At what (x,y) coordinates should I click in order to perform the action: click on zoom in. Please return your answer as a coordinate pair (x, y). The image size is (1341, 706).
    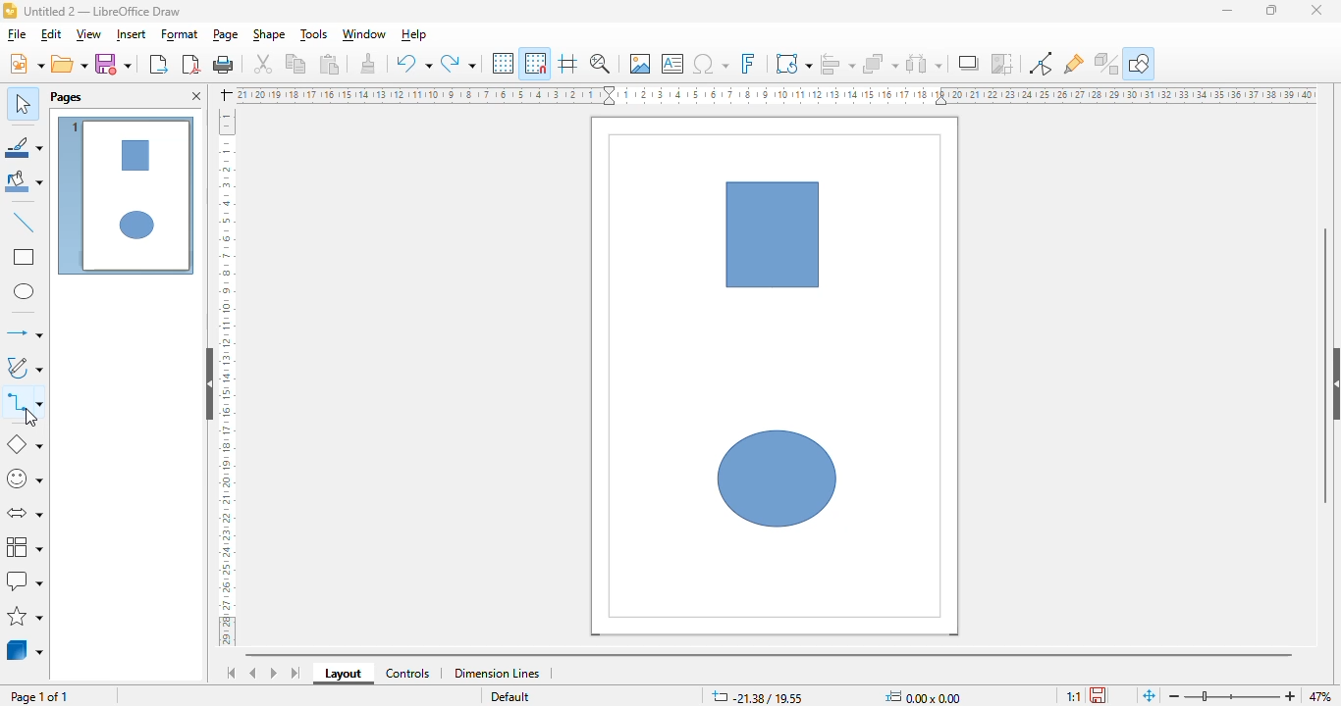
    Looking at the image, I should click on (1287, 696).